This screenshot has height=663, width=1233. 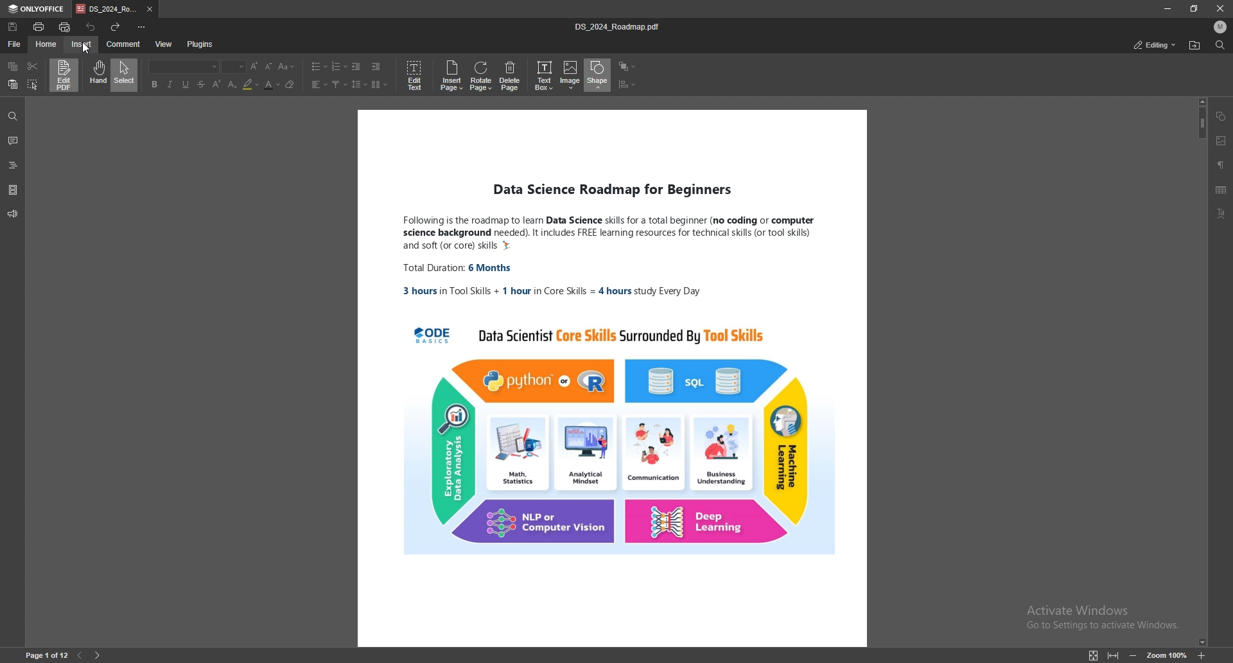 I want to click on close, so click(x=1220, y=8).